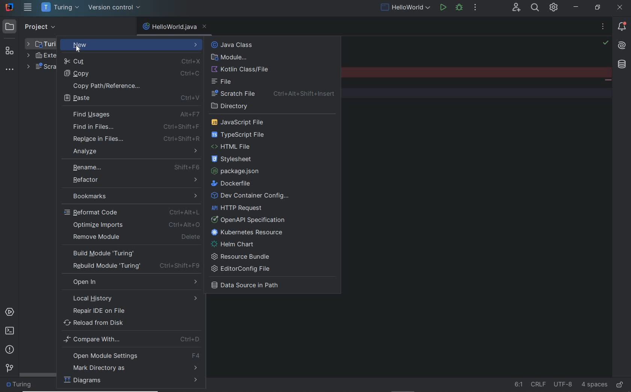  Describe the element at coordinates (134, 127) in the screenshot. I see `find in files` at that location.